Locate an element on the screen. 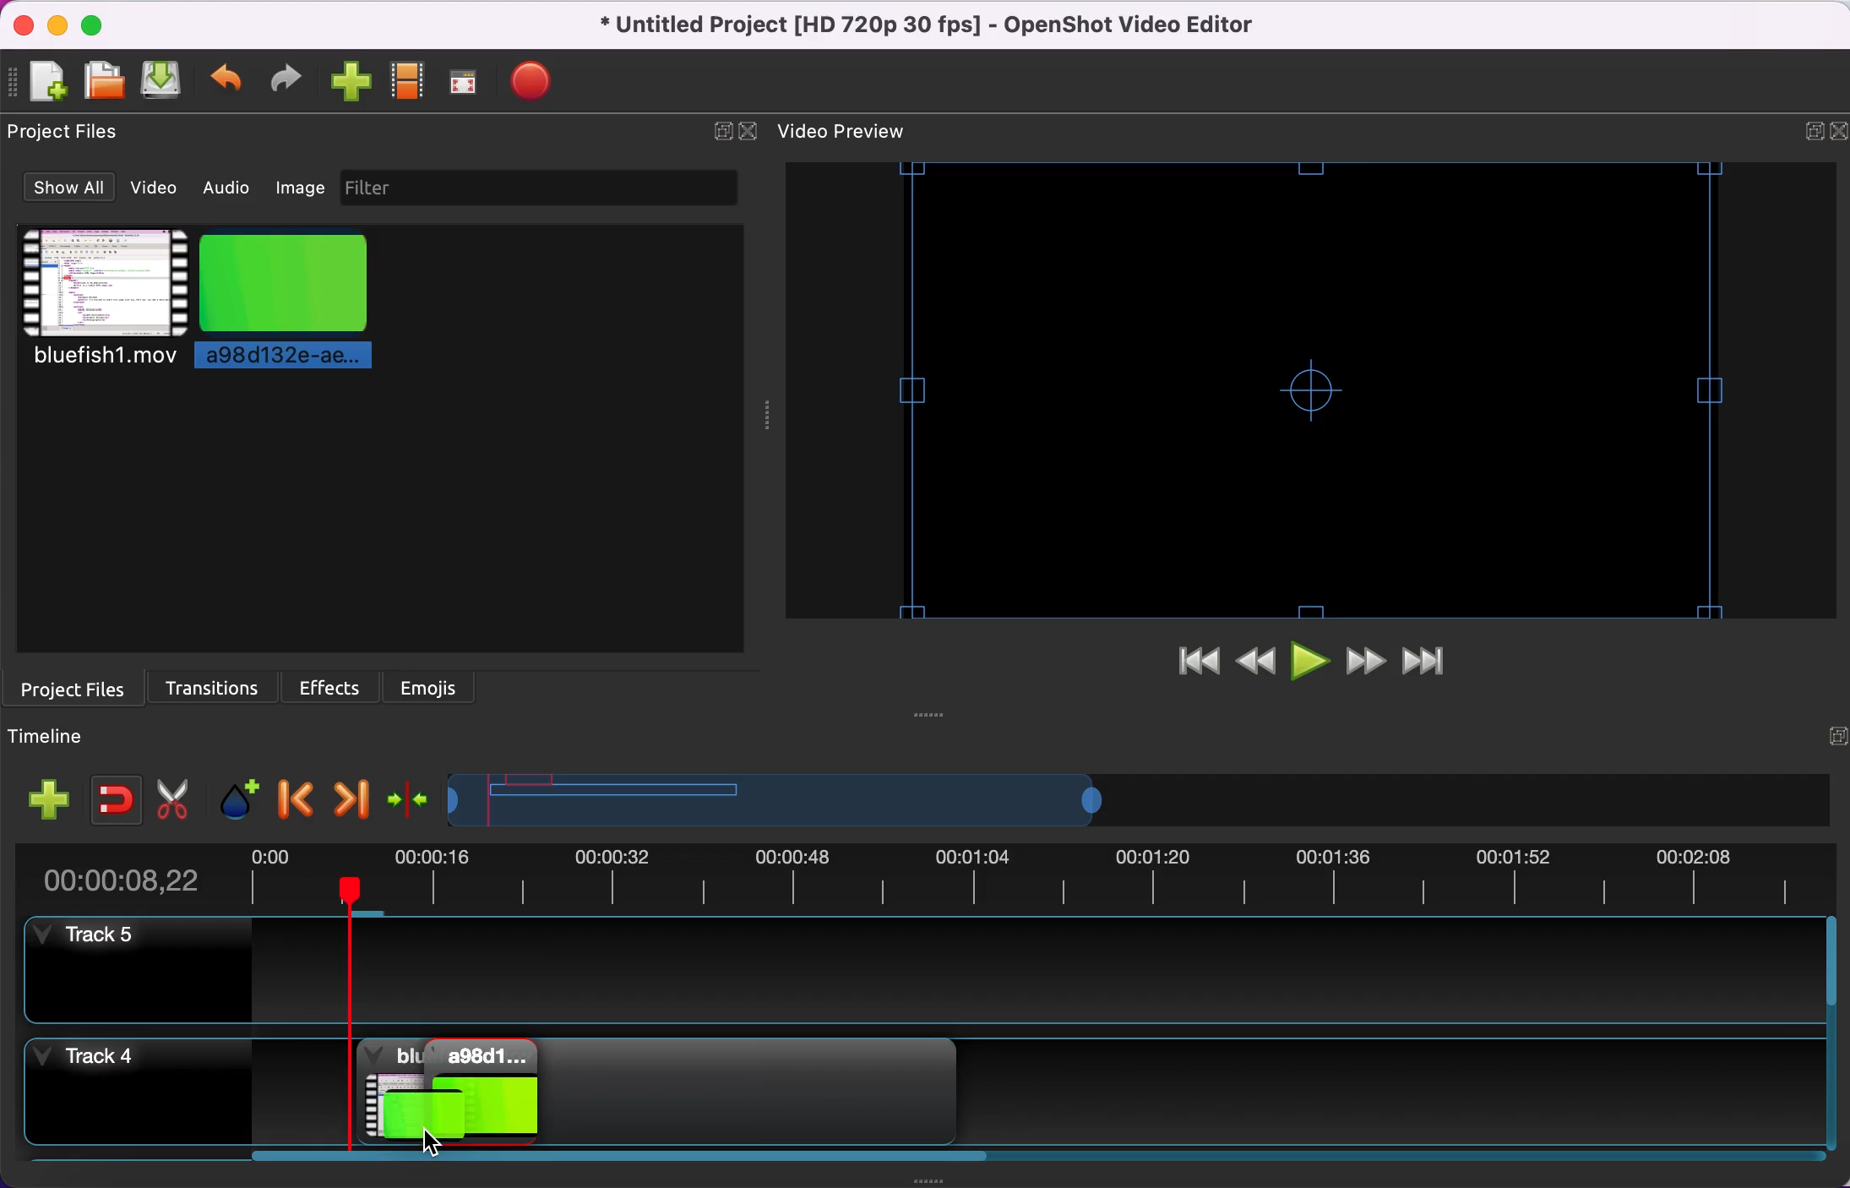  image is located at coordinates (461, 1090).